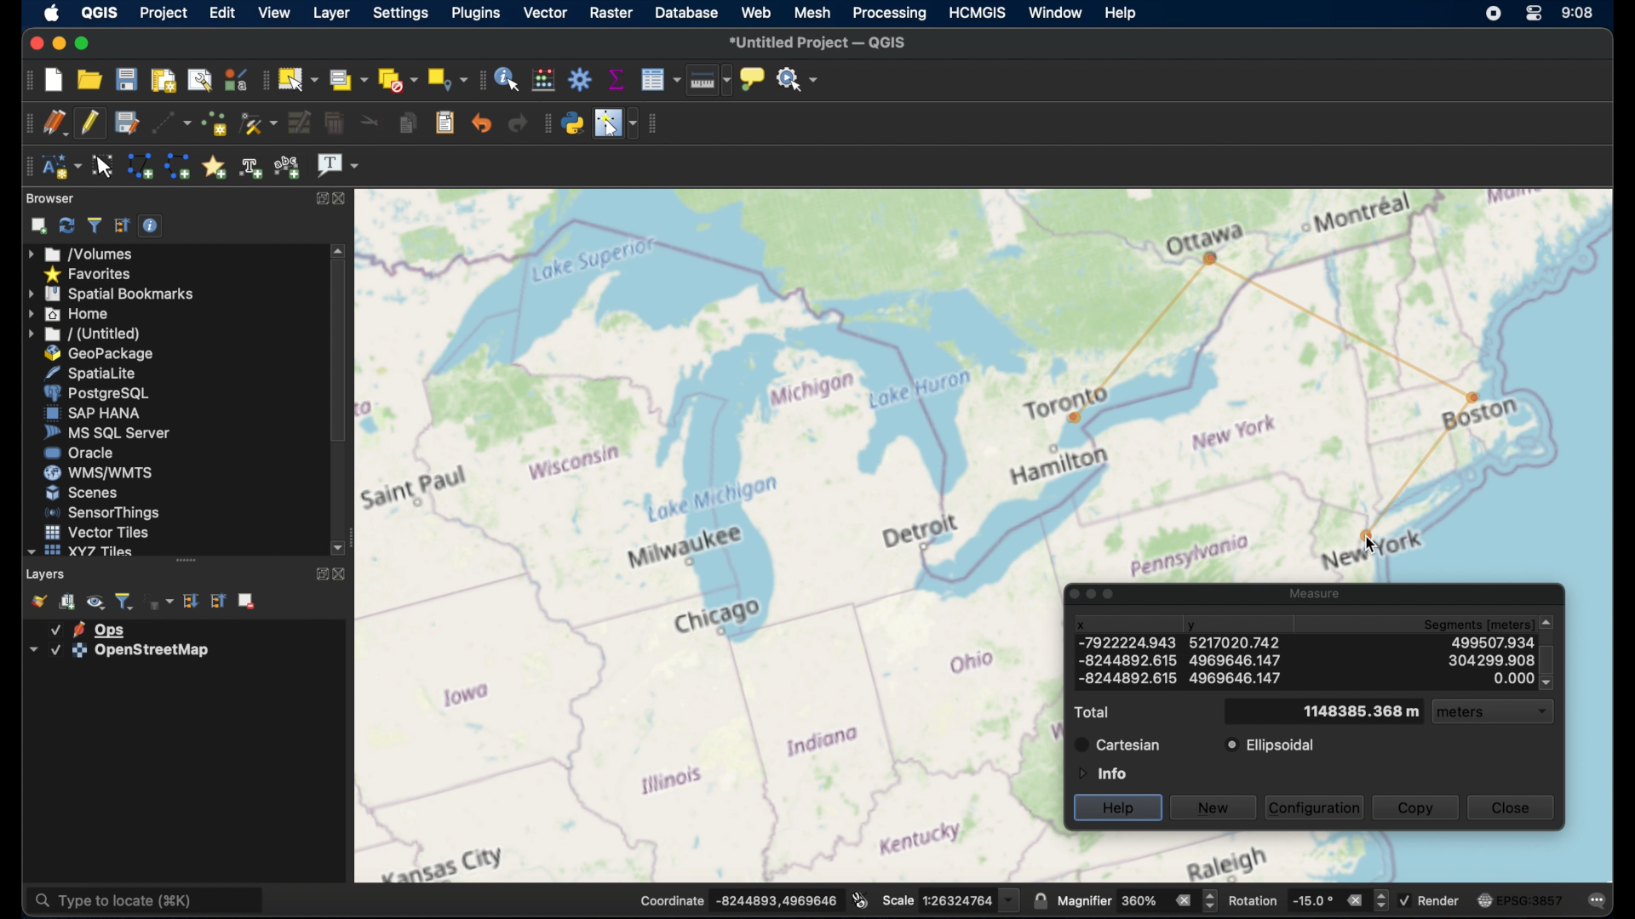  Describe the element at coordinates (95, 531) in the screenshot. I see `vector tiles` at that location.